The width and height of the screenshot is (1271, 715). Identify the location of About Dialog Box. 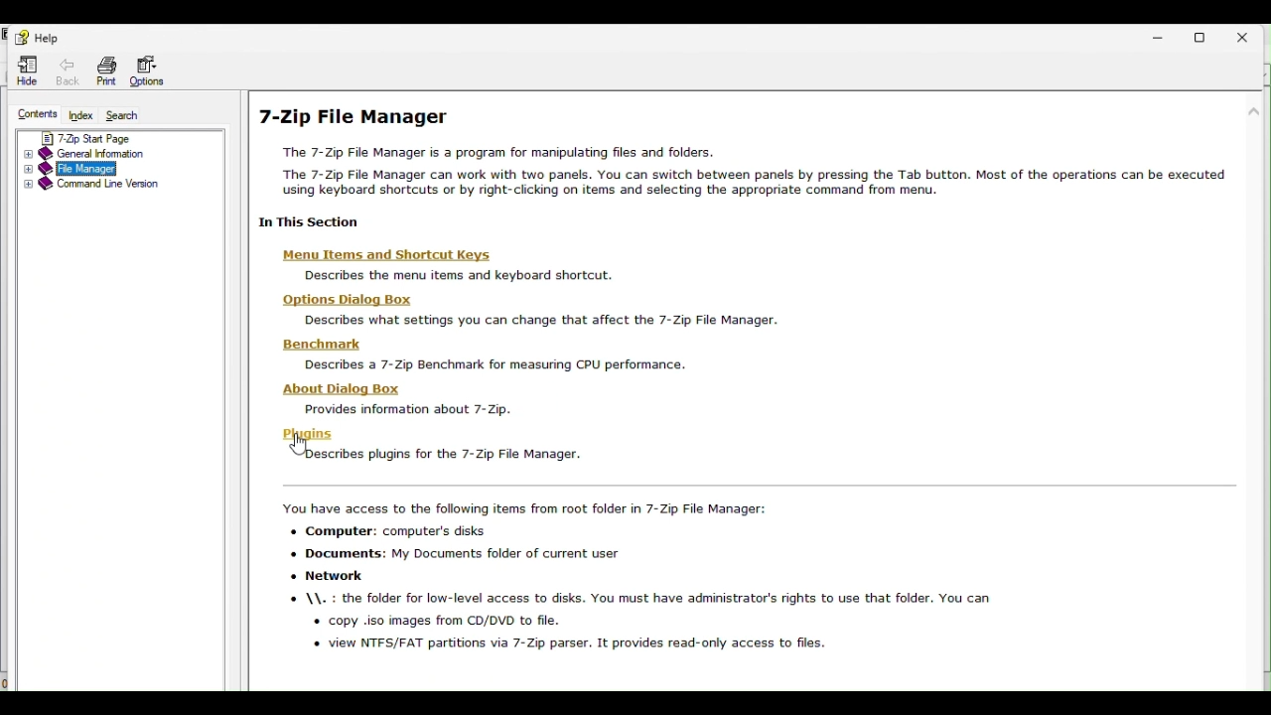
(345, 390).